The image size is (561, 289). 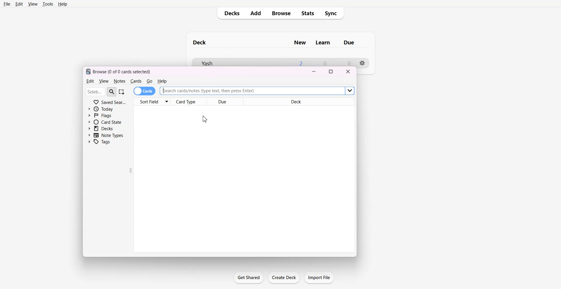 What do you see at coordinates (145, 91) in the screenshot?
I see `Cards` at bounding box center [145, 91].